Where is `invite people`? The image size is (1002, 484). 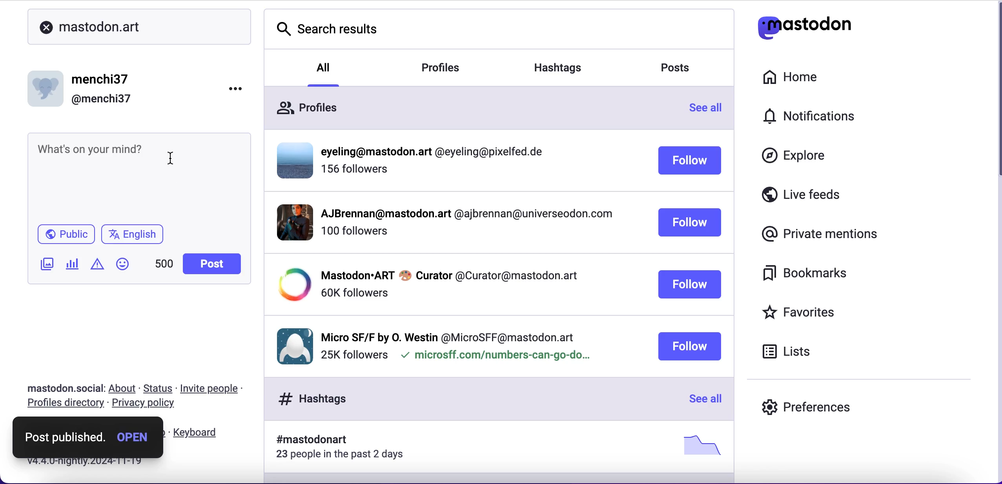
invite people is located at coordinates (217, 388).